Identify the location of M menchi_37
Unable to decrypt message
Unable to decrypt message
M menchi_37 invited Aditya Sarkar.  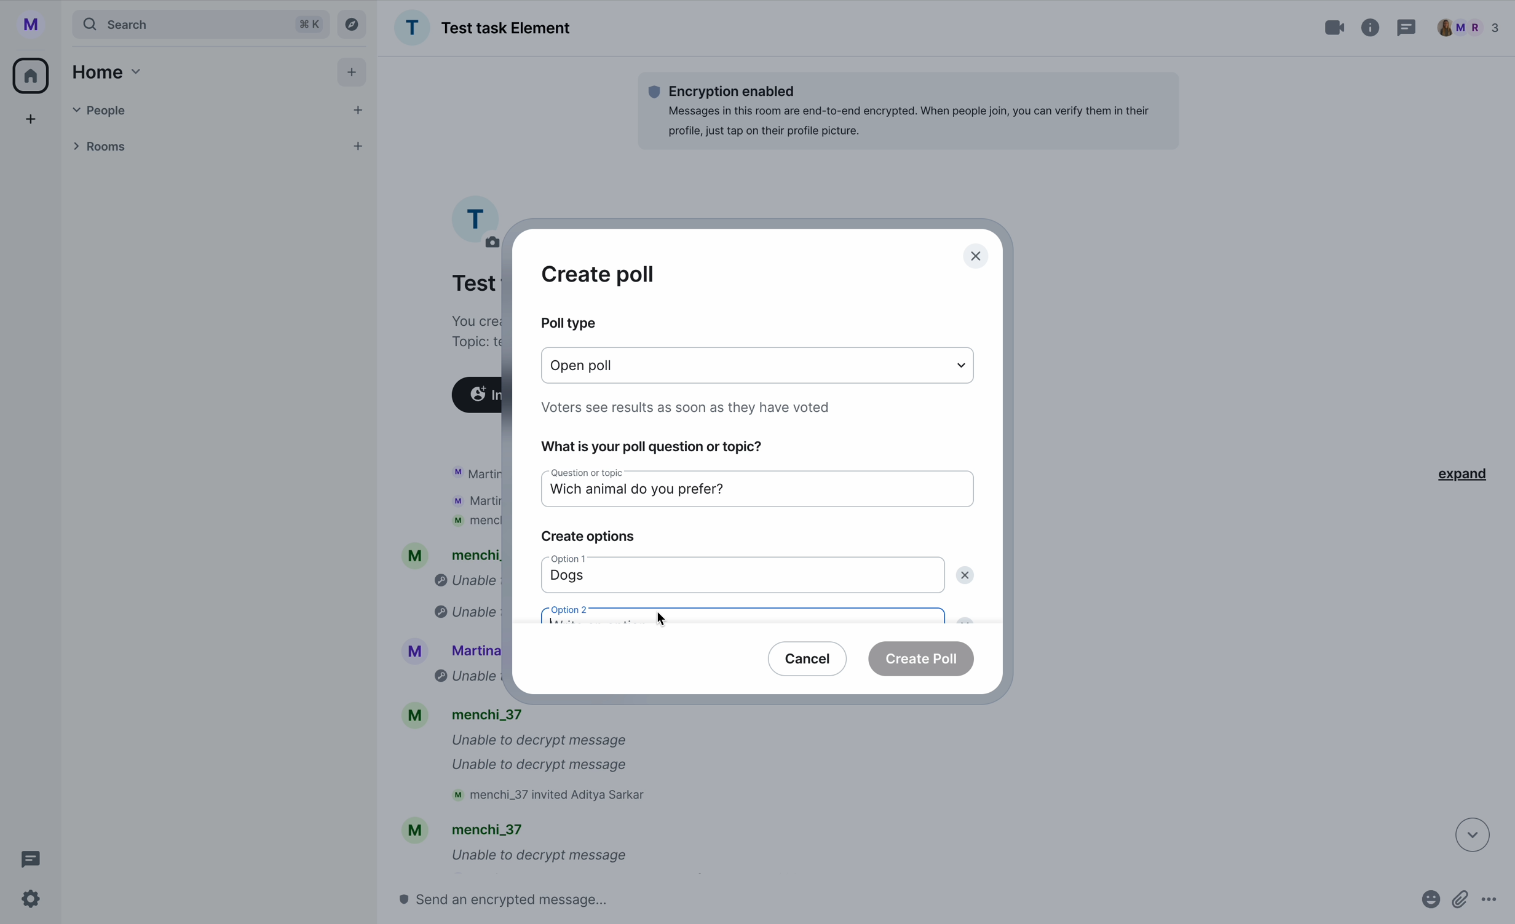
(532, 757).